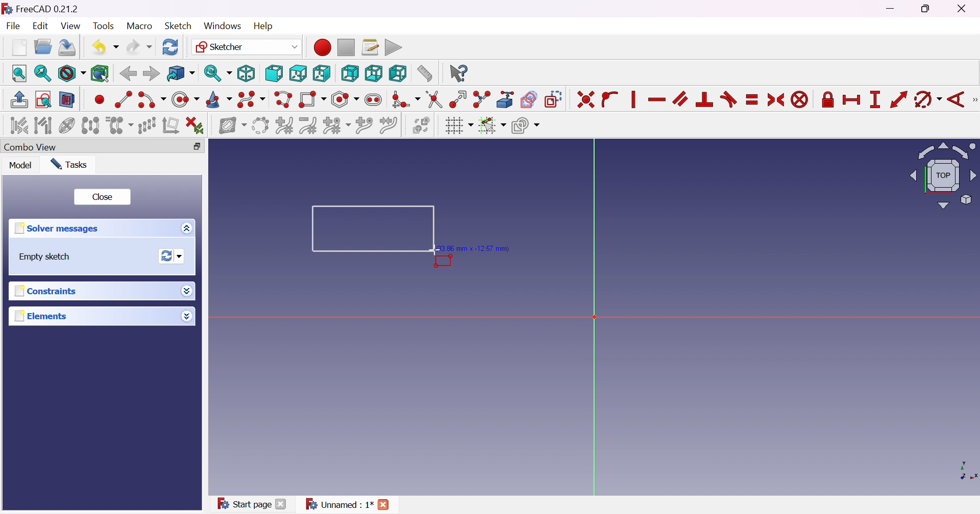 This screenshot has height=514, width=980. Describe the element at coordinates (941, 175) in the screenshot. I see `Viewing angle` at that location.